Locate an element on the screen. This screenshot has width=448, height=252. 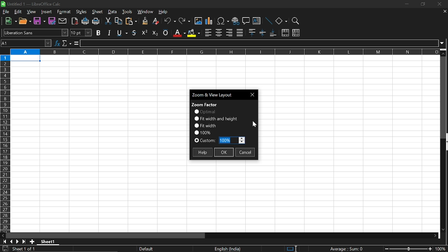
select function is located at coordinates (66, 42).